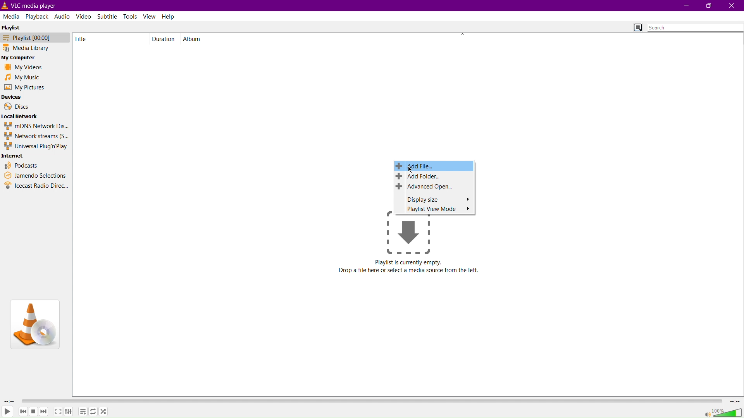 The width and height of the screenshot is (744, 418). What do you see at coordinates (723, 412) in the screenshot?
I see `Volume` at bounding box center [723, 412].